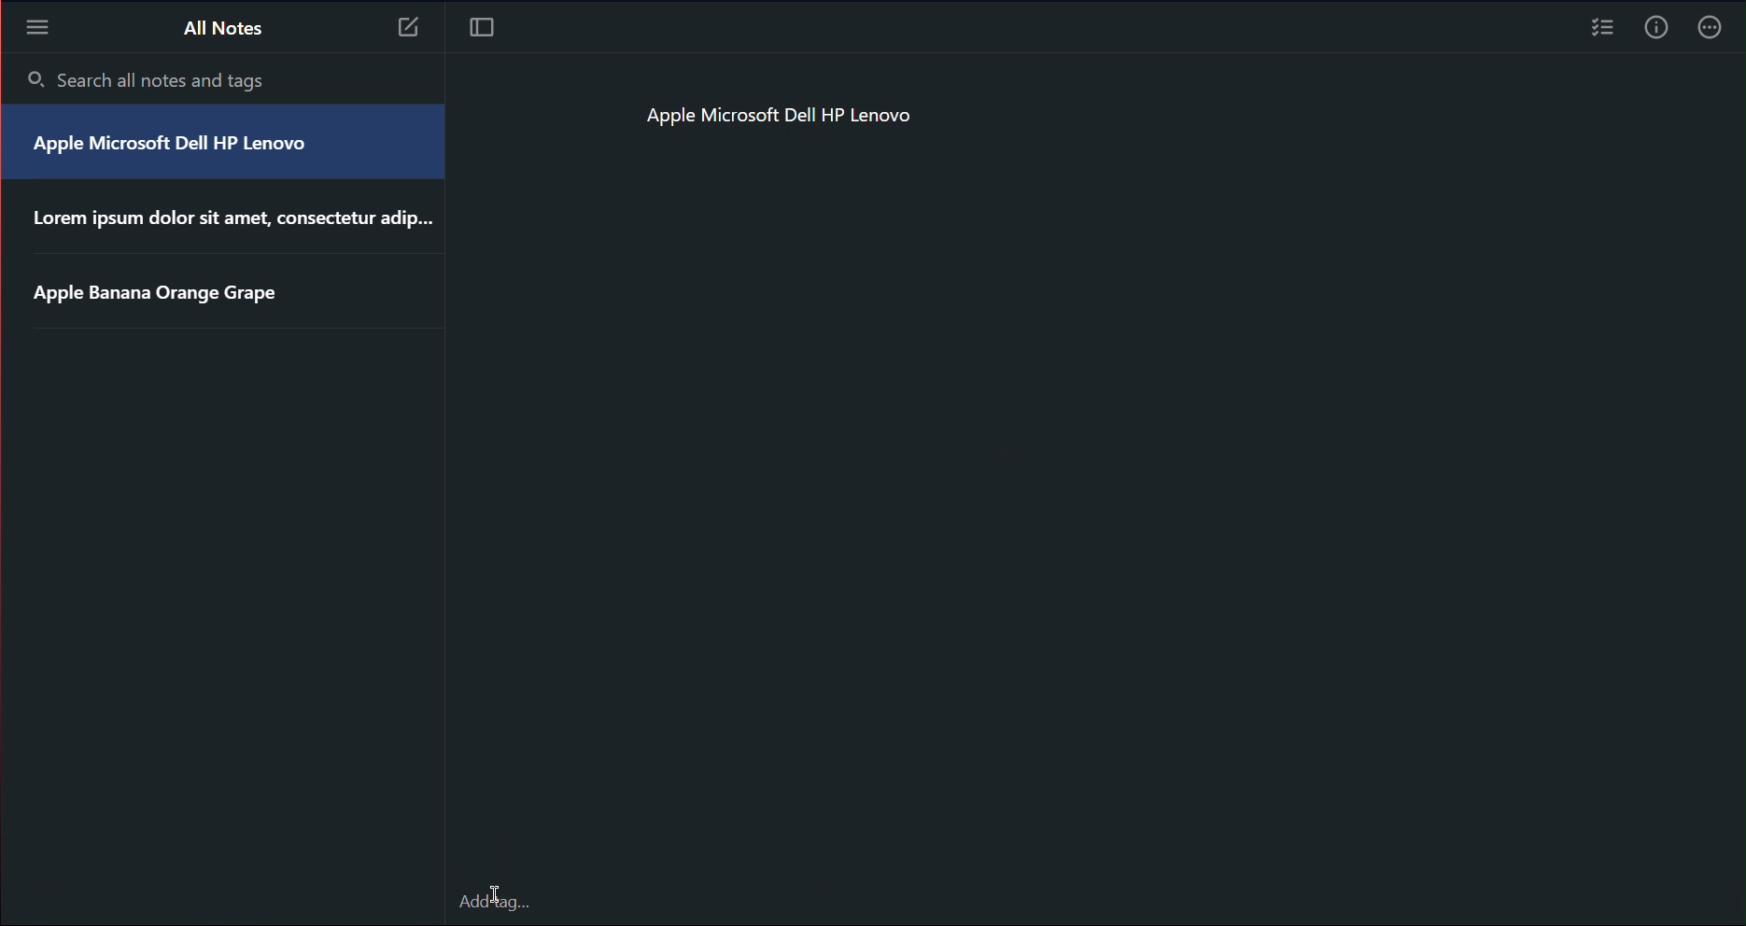 Image resolution: width=1746 pixels, height=926 pixels. What do you see at coordinates (497, 905) in the screenshot?
I see `add Tags` at bounding box center [497, 905].